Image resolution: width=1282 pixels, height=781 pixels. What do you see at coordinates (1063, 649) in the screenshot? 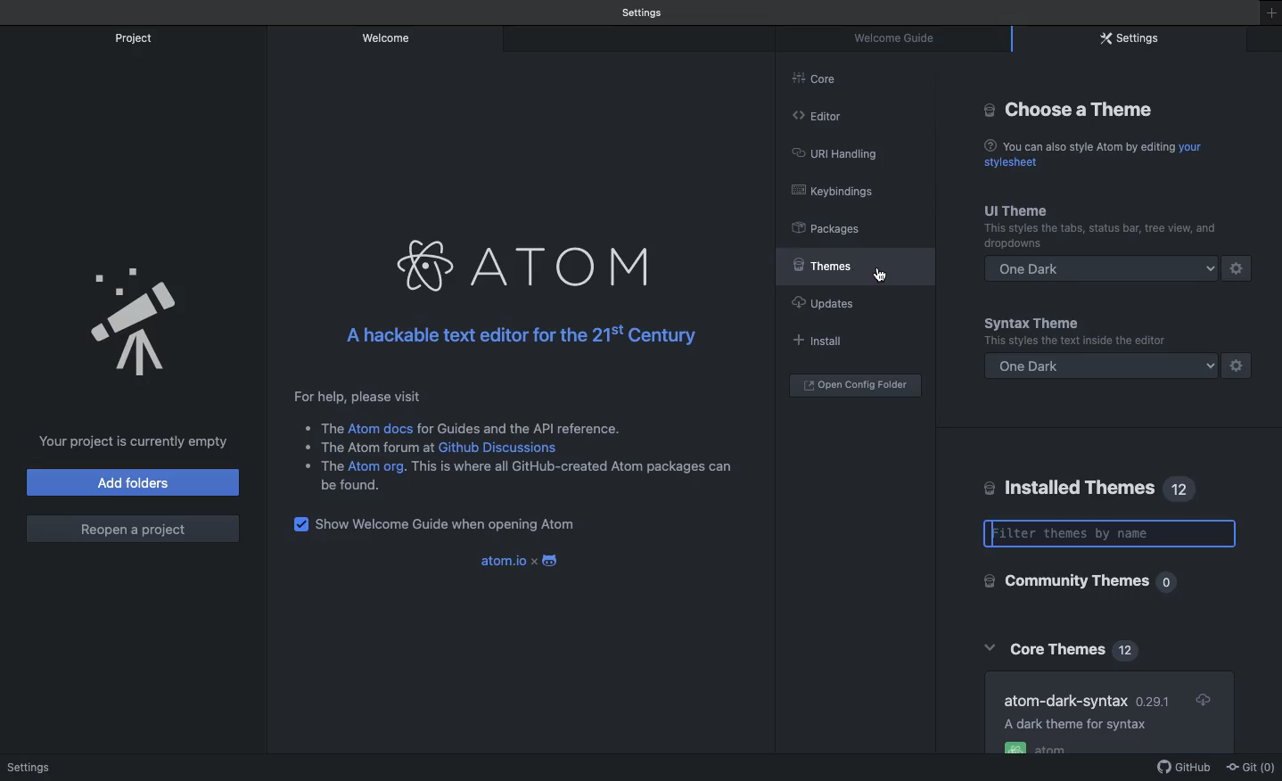
I see `Core themes` at bounding box center [1063, 649].